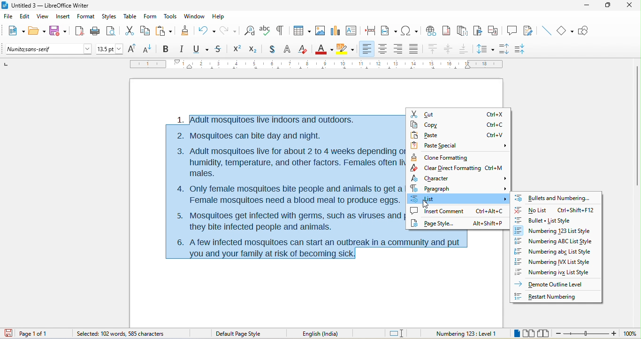 This screenshot has height=339, width=641. What do you see at coordinates (79, 31) in the screenshot?
I see `export directly as pdf` at bounding box center [79, 31].